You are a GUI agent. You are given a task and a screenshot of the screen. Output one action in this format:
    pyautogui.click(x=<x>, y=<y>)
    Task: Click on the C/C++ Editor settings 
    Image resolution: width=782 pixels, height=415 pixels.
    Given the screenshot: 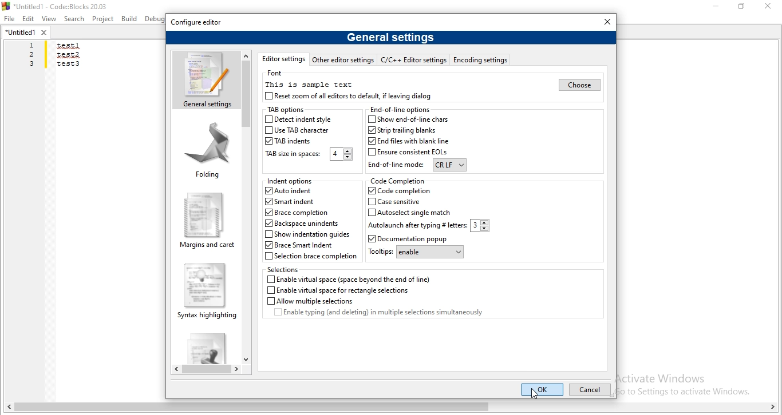 What is the action you would take?
    pyautogui.click(x=415, y=59)
    